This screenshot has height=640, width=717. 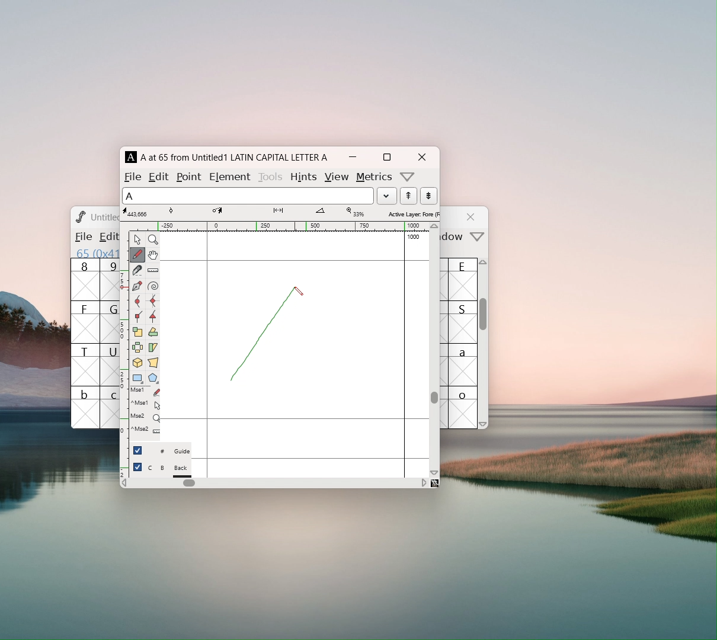 I want to click on hints, so click(x=303, y=177).